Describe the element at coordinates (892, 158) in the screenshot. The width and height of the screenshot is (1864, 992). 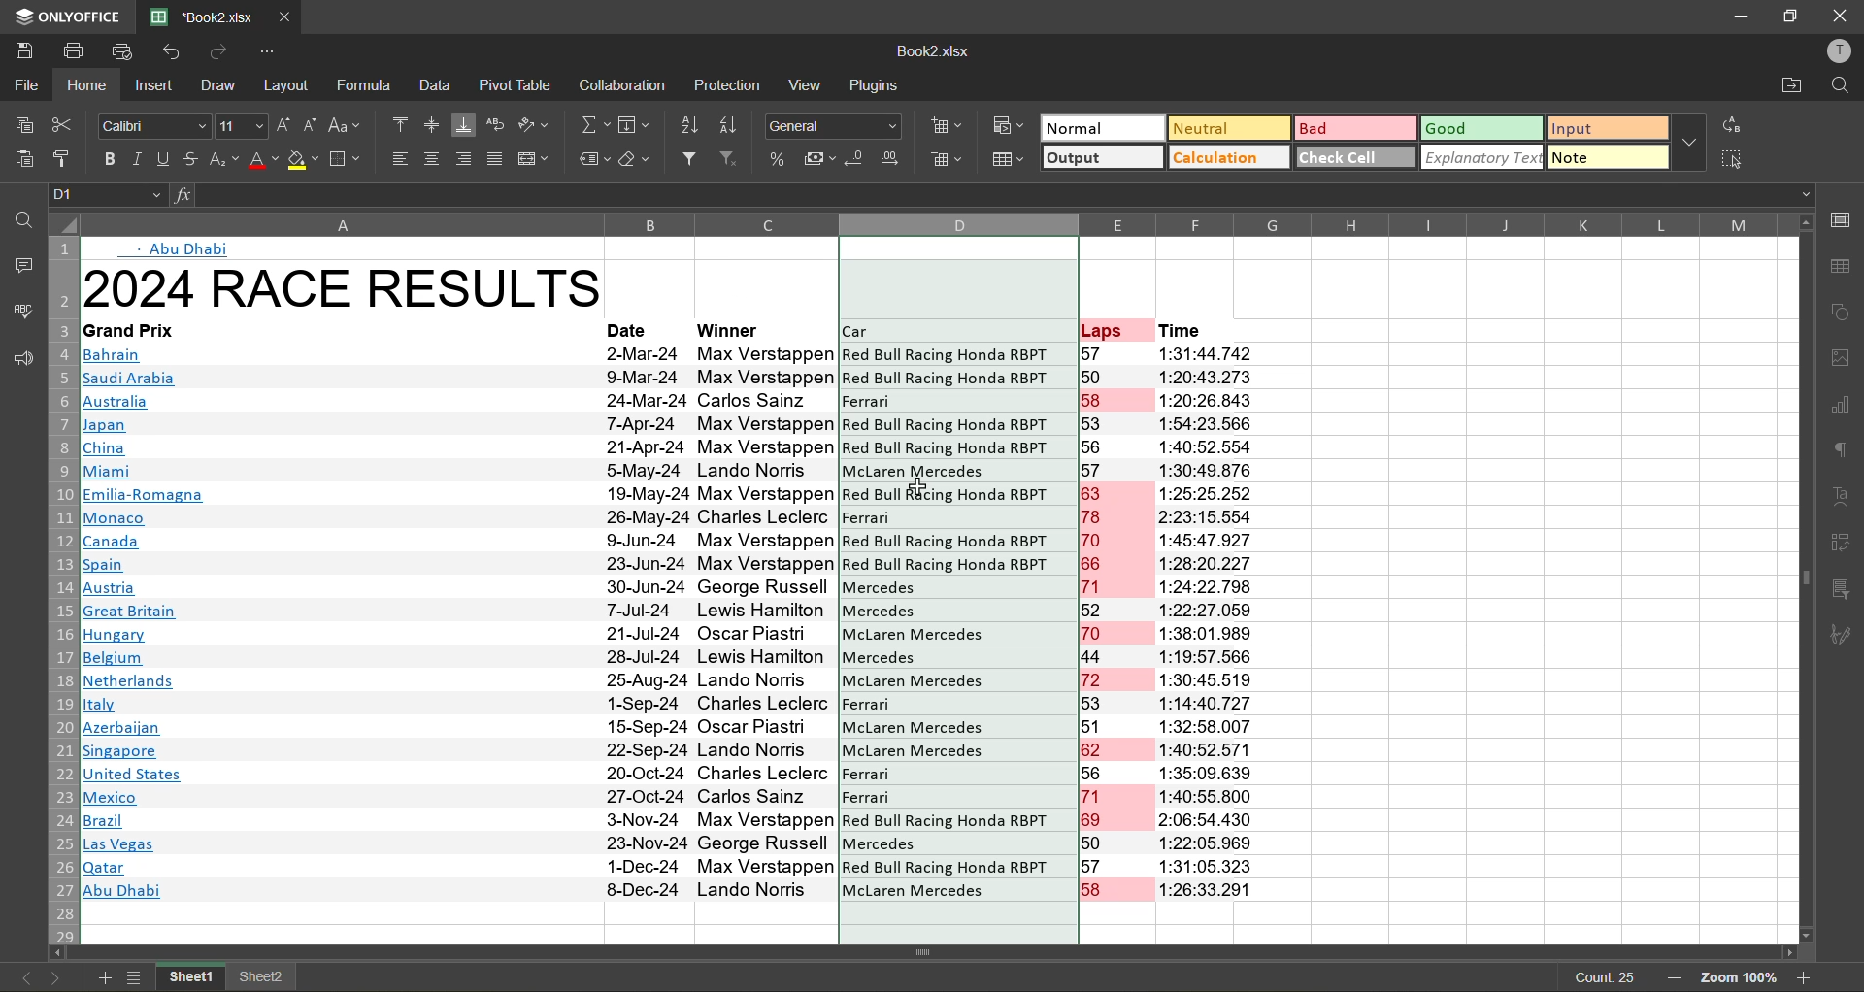
I see `increase decimal` at that location.